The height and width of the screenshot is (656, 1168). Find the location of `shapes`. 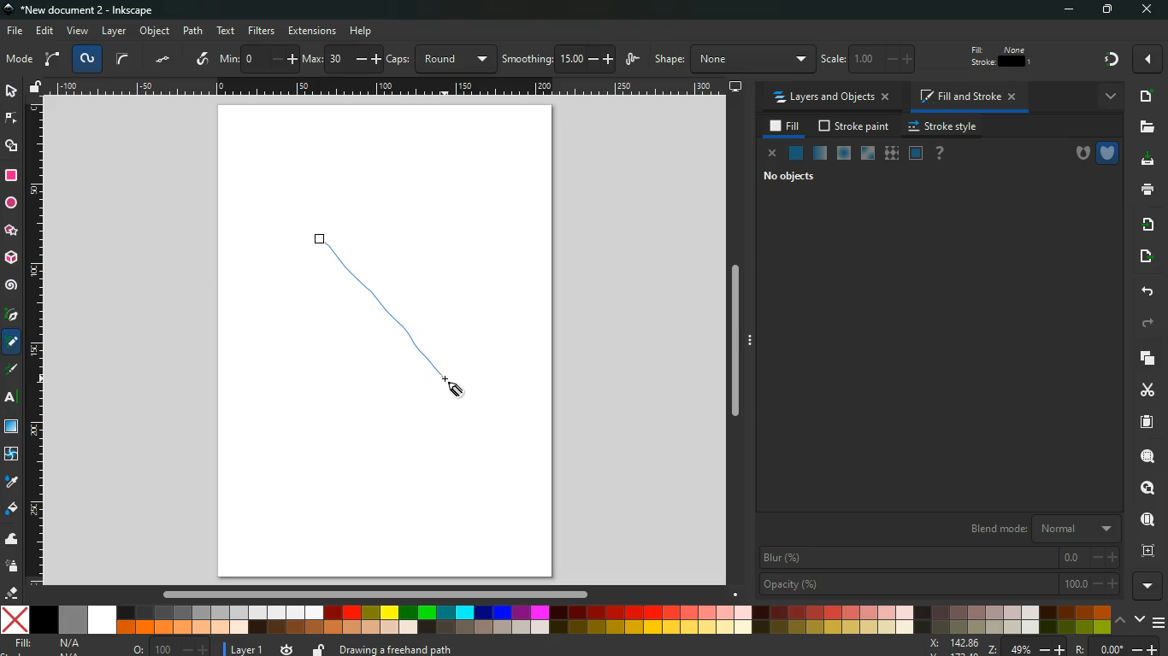

shapes is located at coordinates (13, 148).